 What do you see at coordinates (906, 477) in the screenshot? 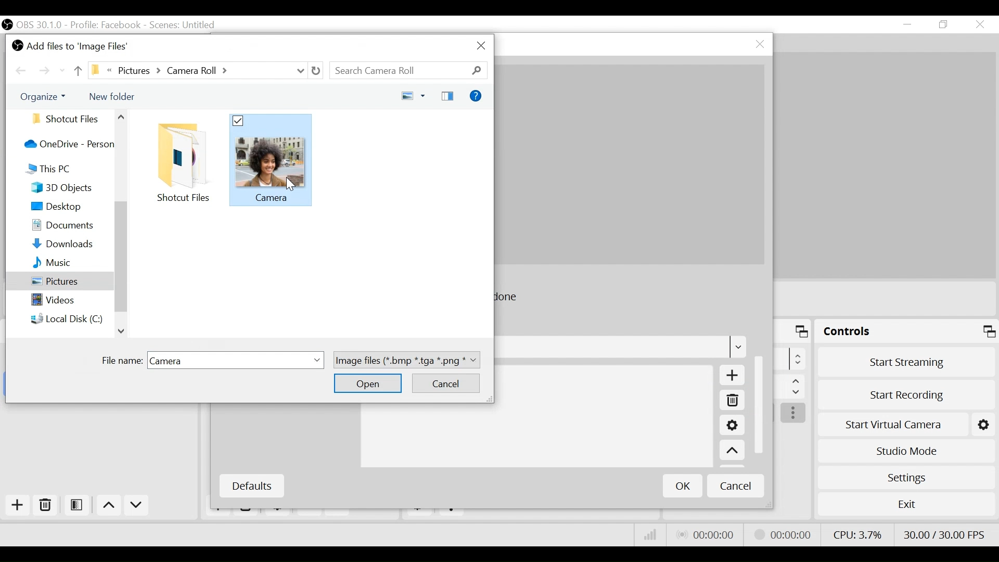
I see `Settings` at bounding box center [906, 477].